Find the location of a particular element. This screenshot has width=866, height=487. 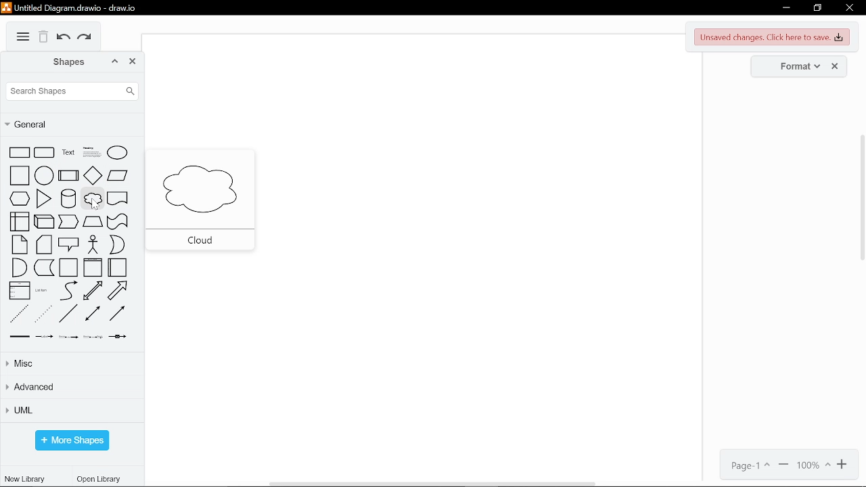

misc is located at coordinates (70, 365).